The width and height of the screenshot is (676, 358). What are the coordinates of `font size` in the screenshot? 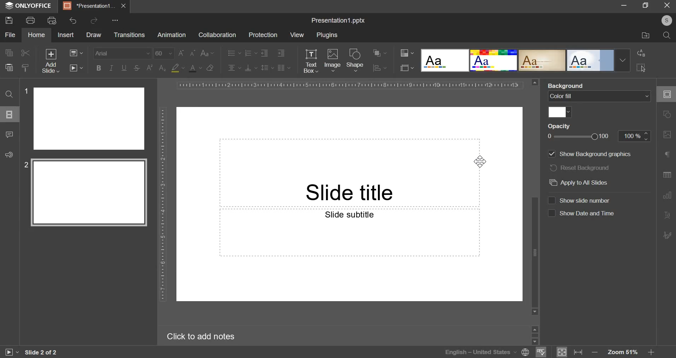 It's located at (175, 53).